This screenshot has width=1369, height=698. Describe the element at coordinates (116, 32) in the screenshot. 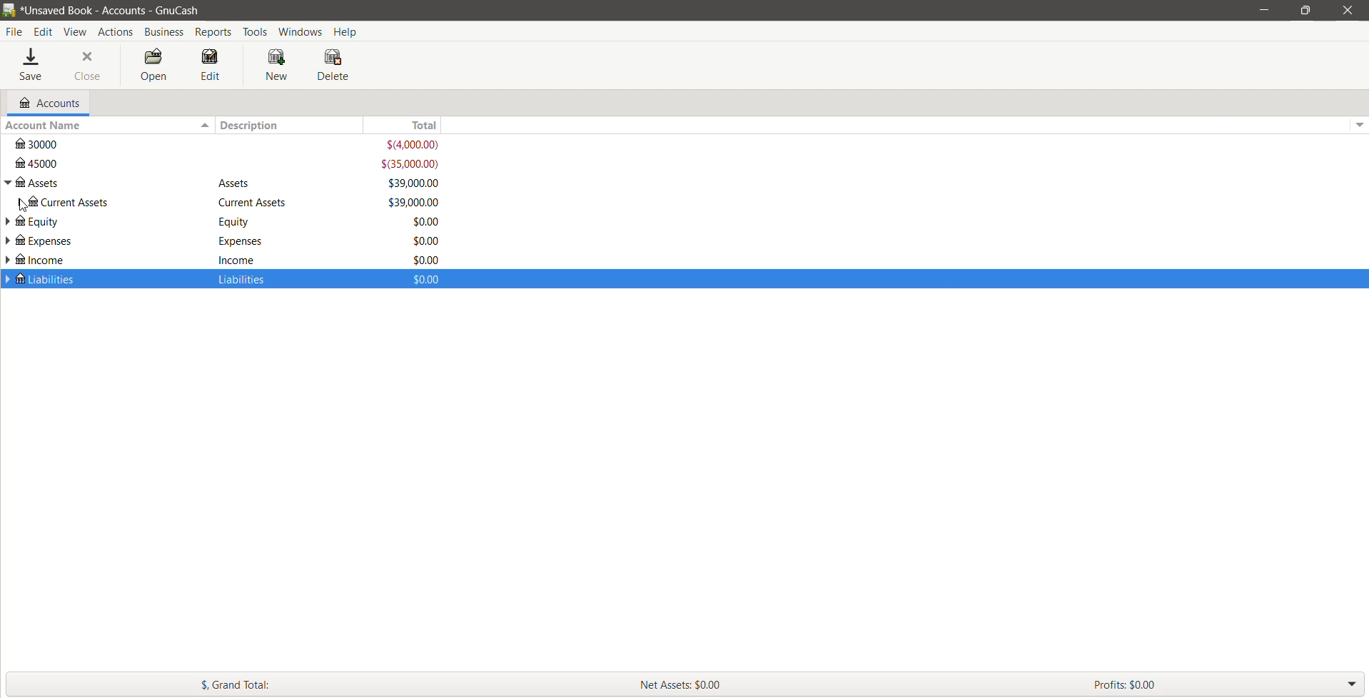

I see `Actions` at that location.